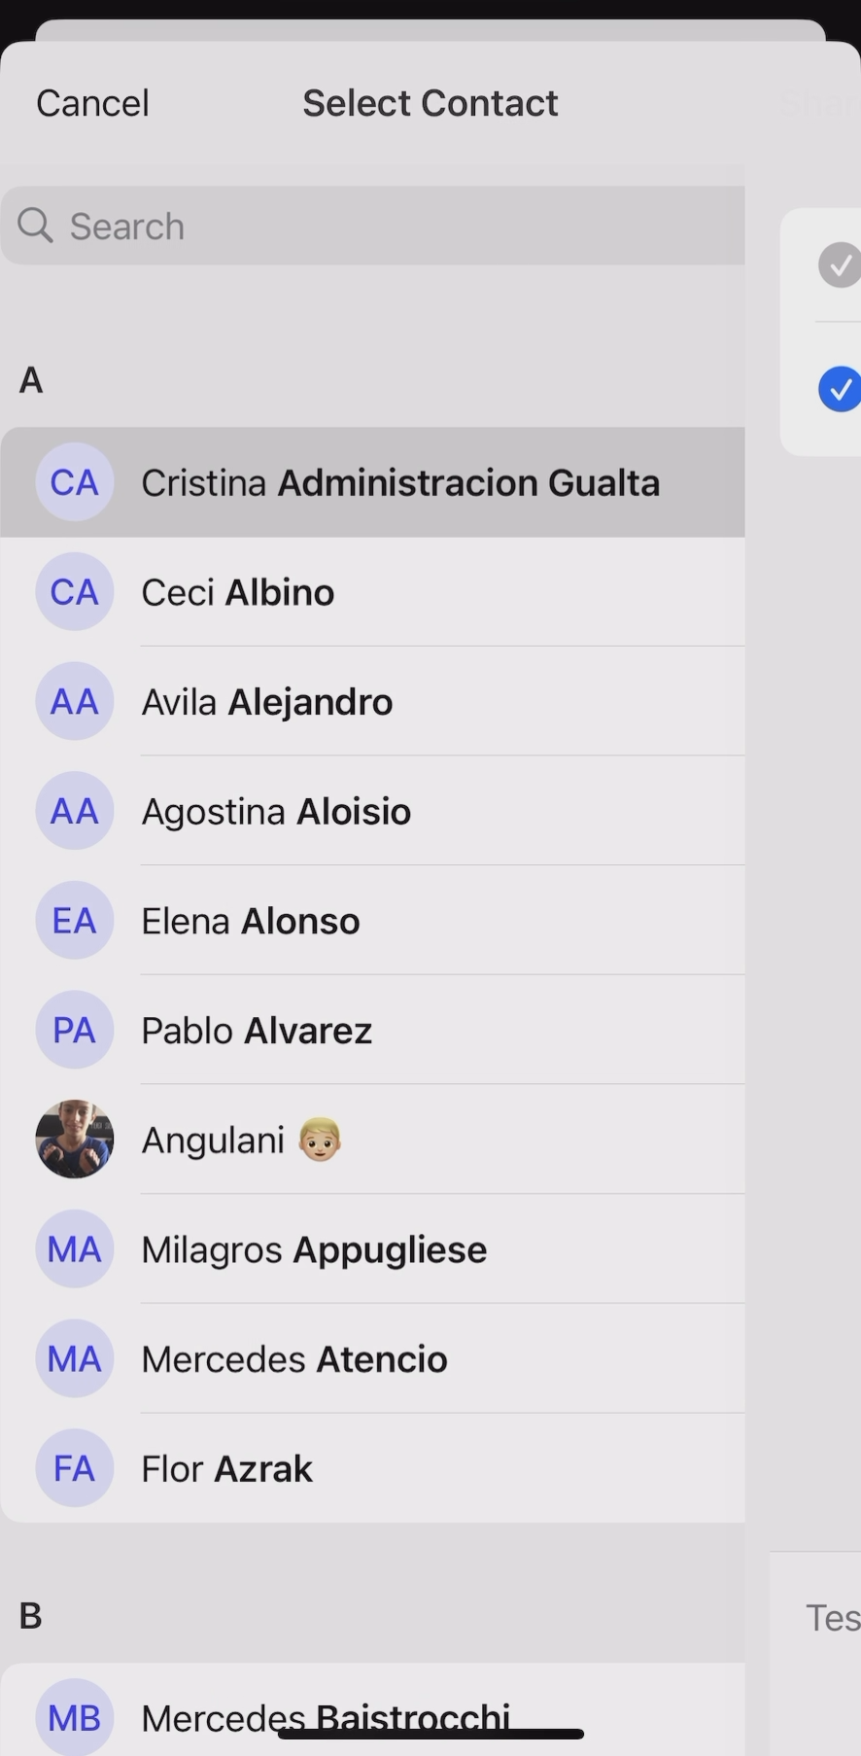  Describe the element at coordinates (358, 483) in the screenshot. I see `Cristina Administracion Gualta` at that location.